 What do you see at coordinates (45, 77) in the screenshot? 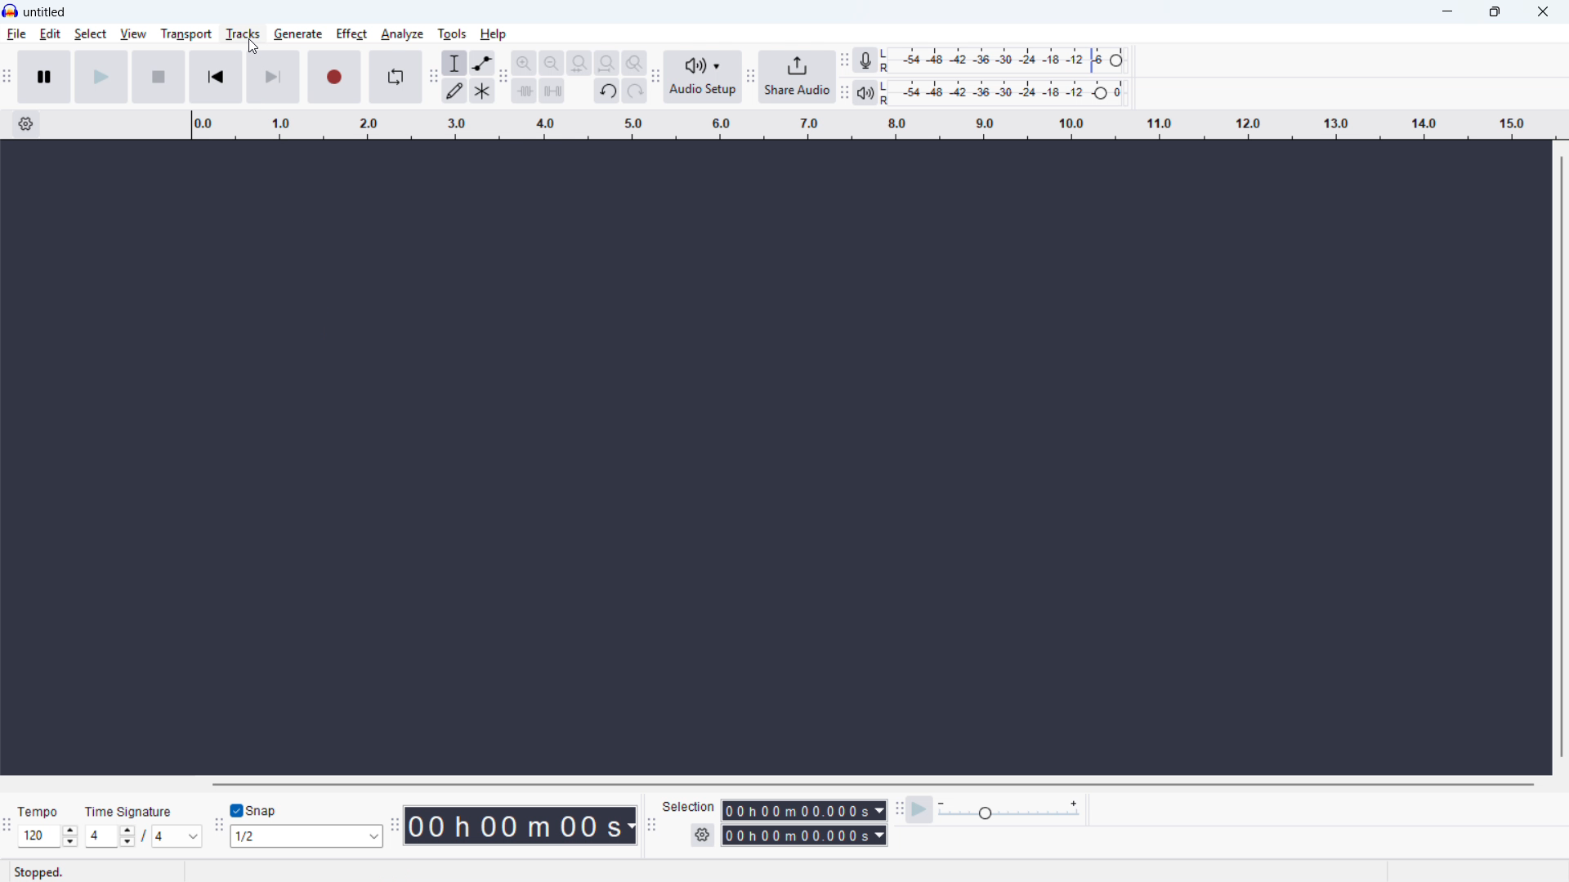
I see `Pause ` at bounding box center [45, 77].